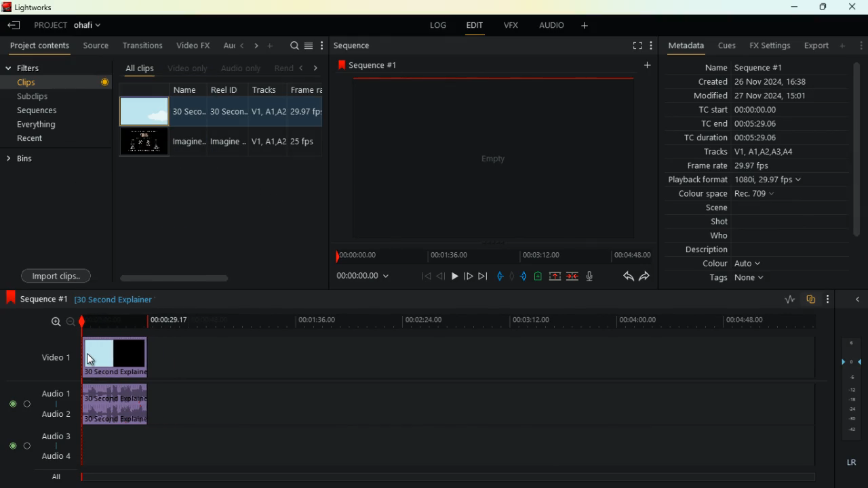  What do you see at coordinates (50, 355) in the screenshot?
I see `video` at bounding box center [50, 355].